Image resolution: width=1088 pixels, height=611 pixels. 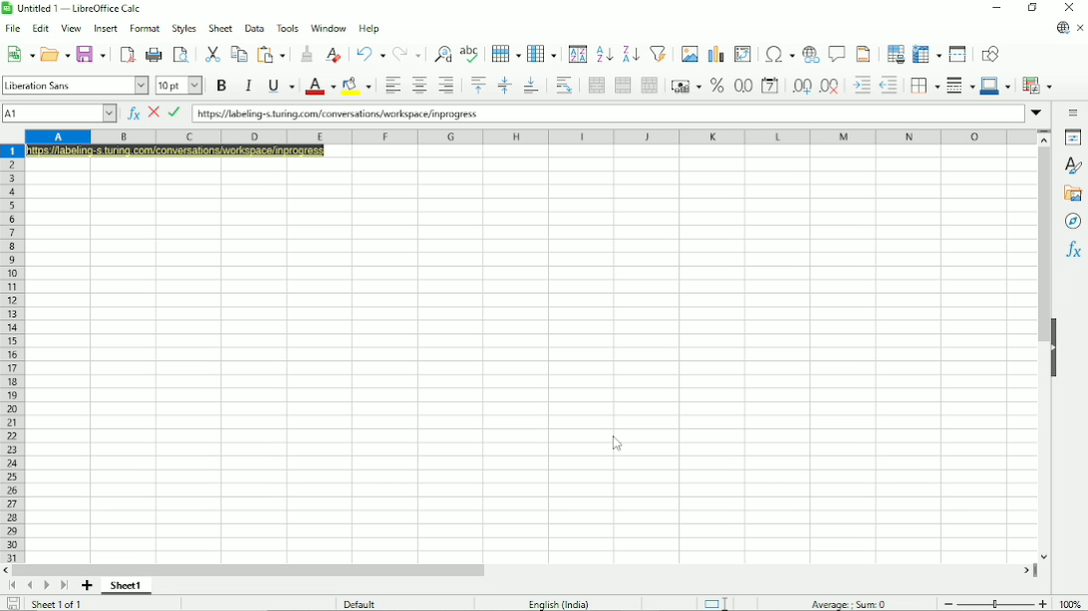 What do you see at coordinates (811, 57) in the screenshot?
I see `Insert hyperlink` at bounding box center [811, 57].